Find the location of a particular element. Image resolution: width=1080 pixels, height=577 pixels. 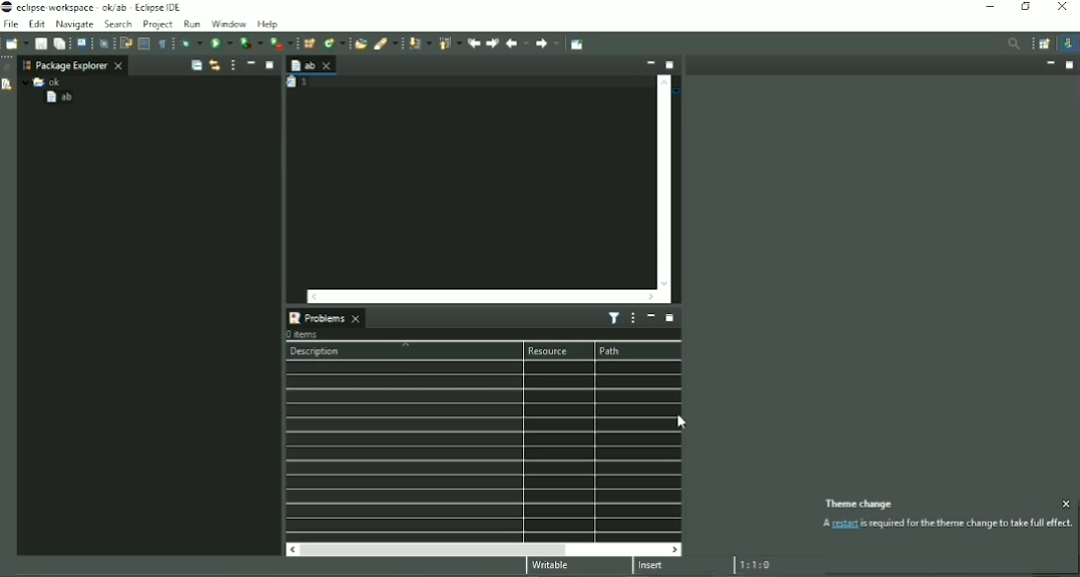

Toggle Block Selection is located at coordinates (144, 43).